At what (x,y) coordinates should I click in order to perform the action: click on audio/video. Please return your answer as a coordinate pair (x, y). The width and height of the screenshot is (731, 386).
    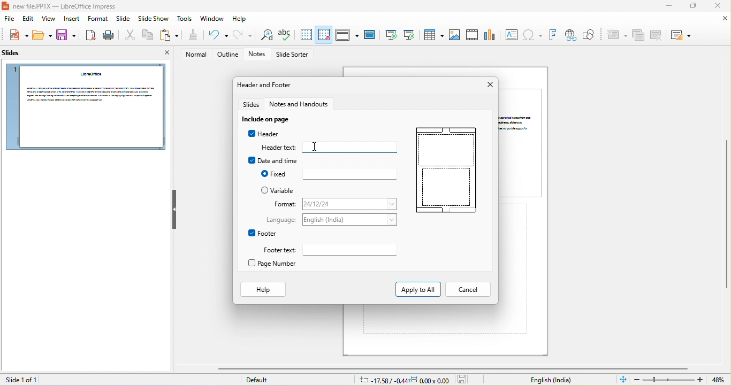
    Looking at the image, I should click on (473, 35).